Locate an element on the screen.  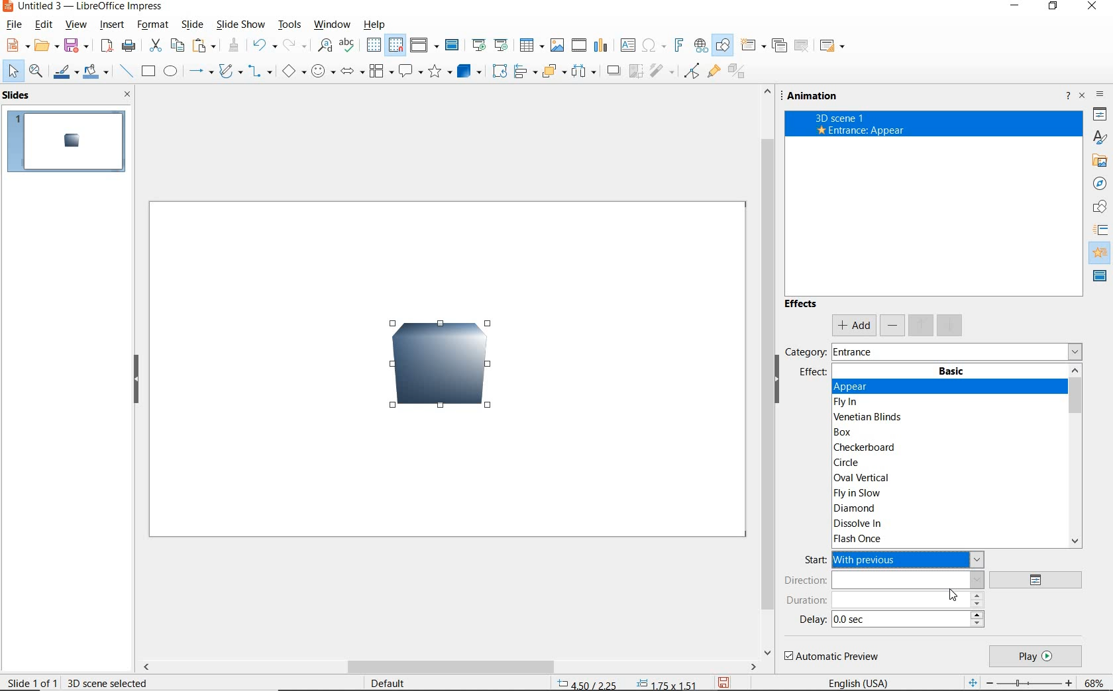
tools is located at coordinates (289, 24).